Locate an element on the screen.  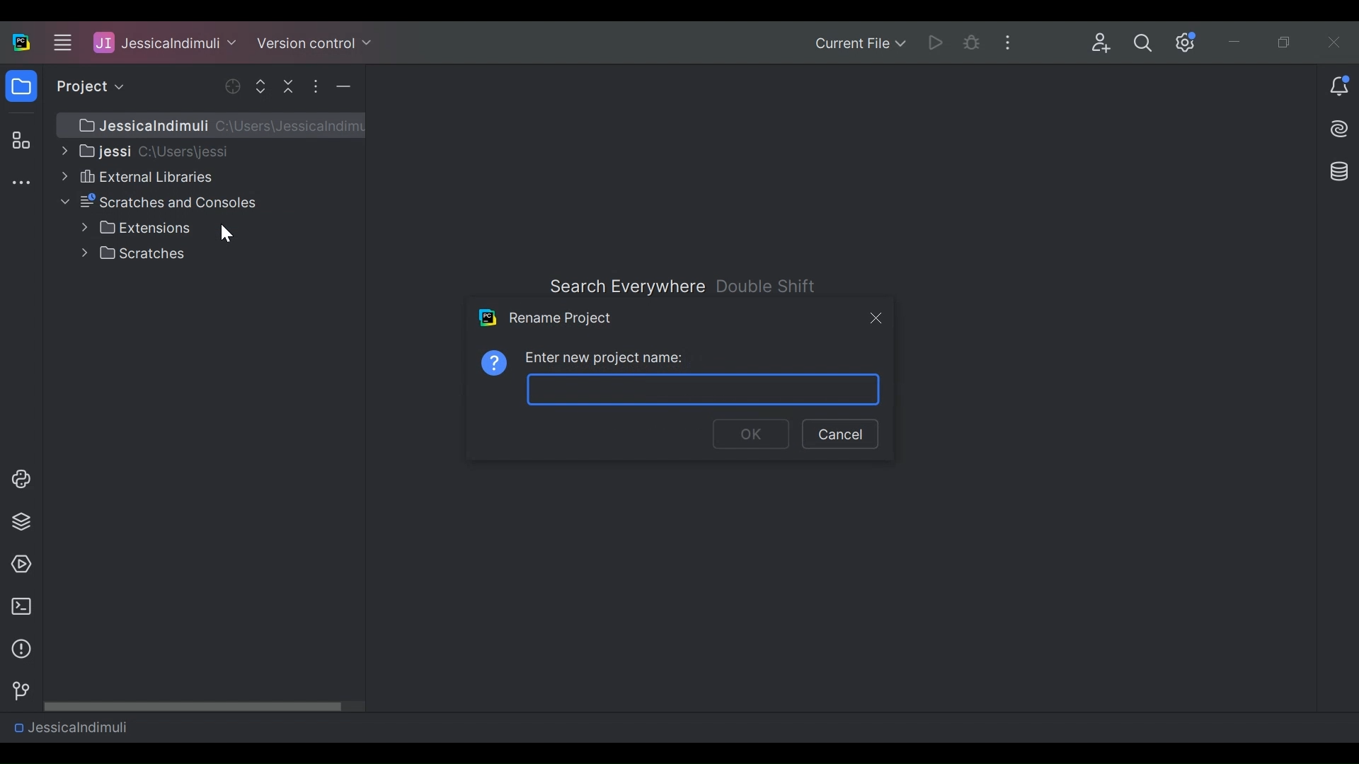
Hide is located at coordinates (343, 86).